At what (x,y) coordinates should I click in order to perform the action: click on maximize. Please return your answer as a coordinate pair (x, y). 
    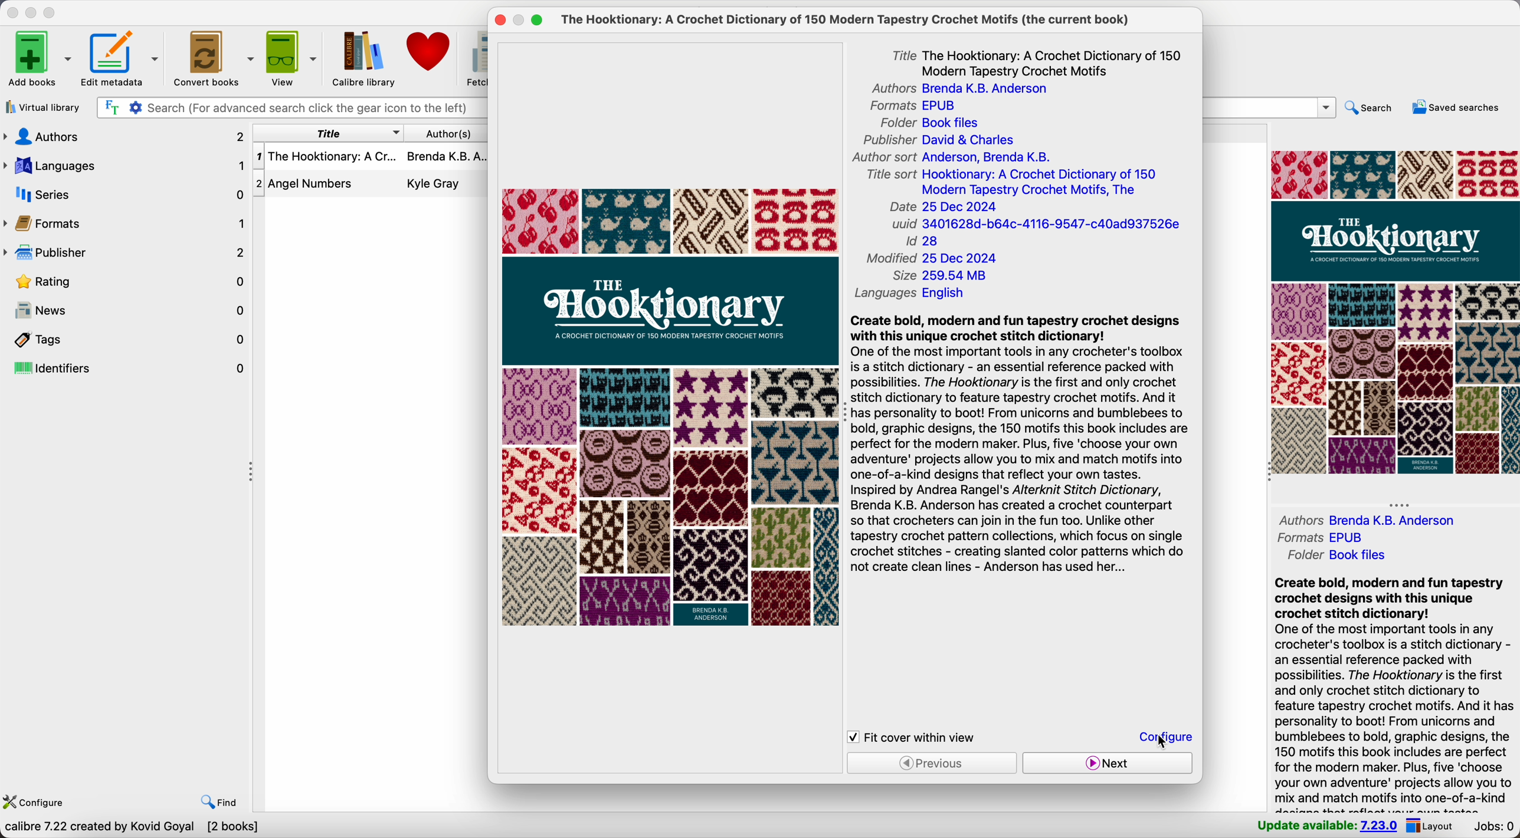
    Looking at the image, I should click on (51, 14).